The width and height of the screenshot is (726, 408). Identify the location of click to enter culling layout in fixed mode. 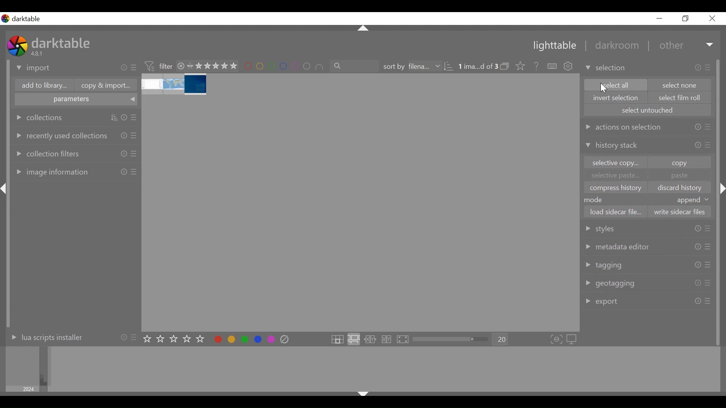
(371, 340).